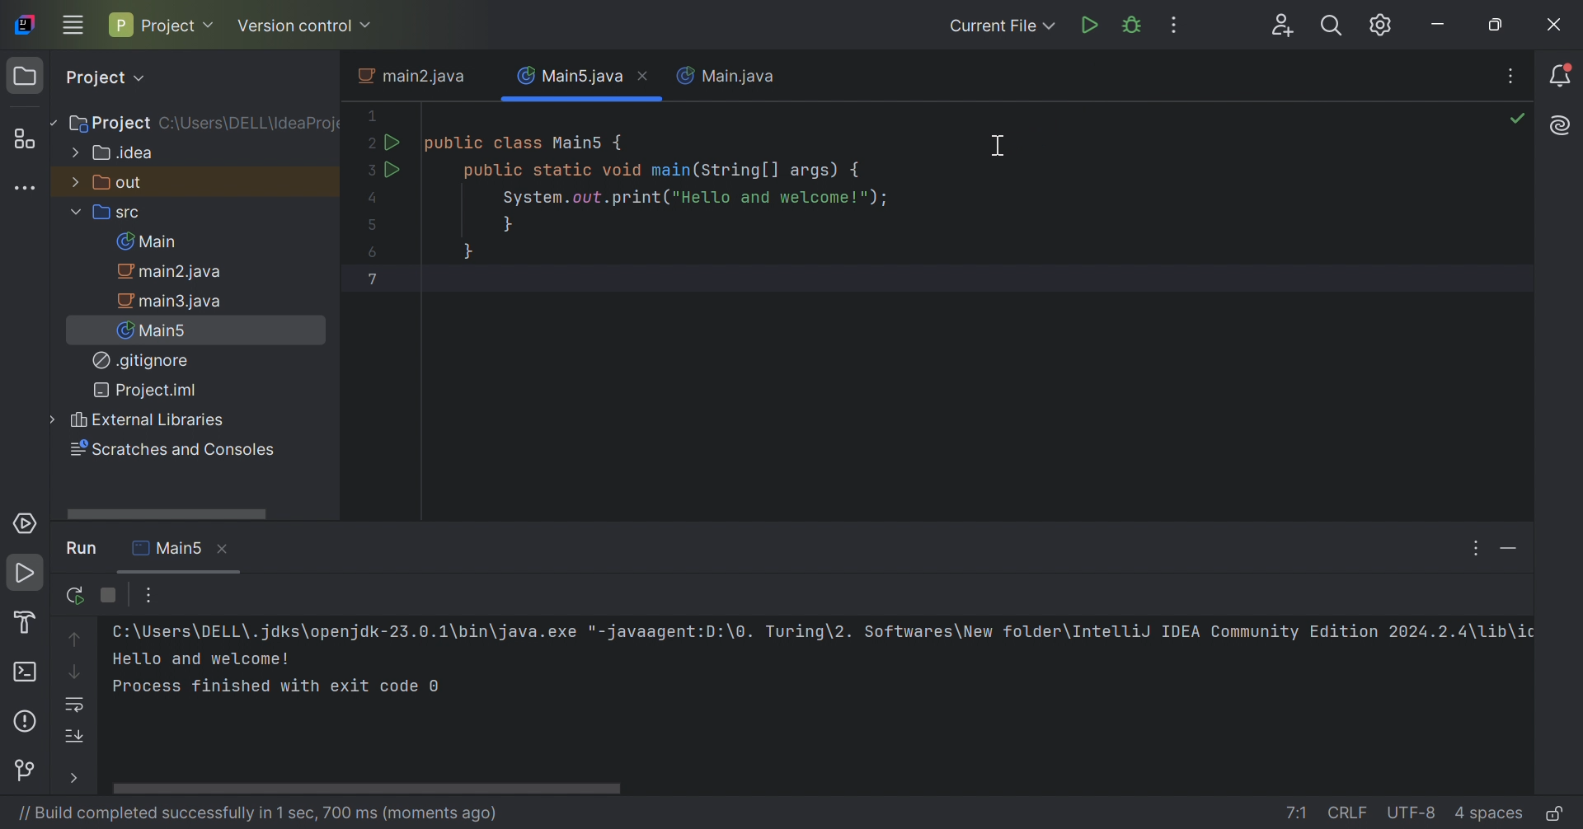  I want to click on 5, so click(373, 224).